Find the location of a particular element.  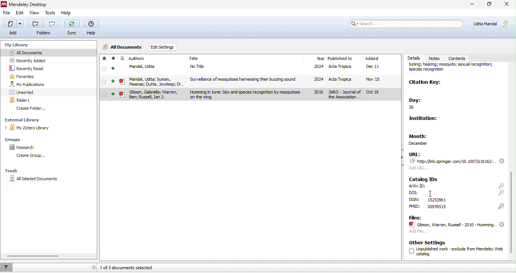

maximize is located at coordinates (489, 5).